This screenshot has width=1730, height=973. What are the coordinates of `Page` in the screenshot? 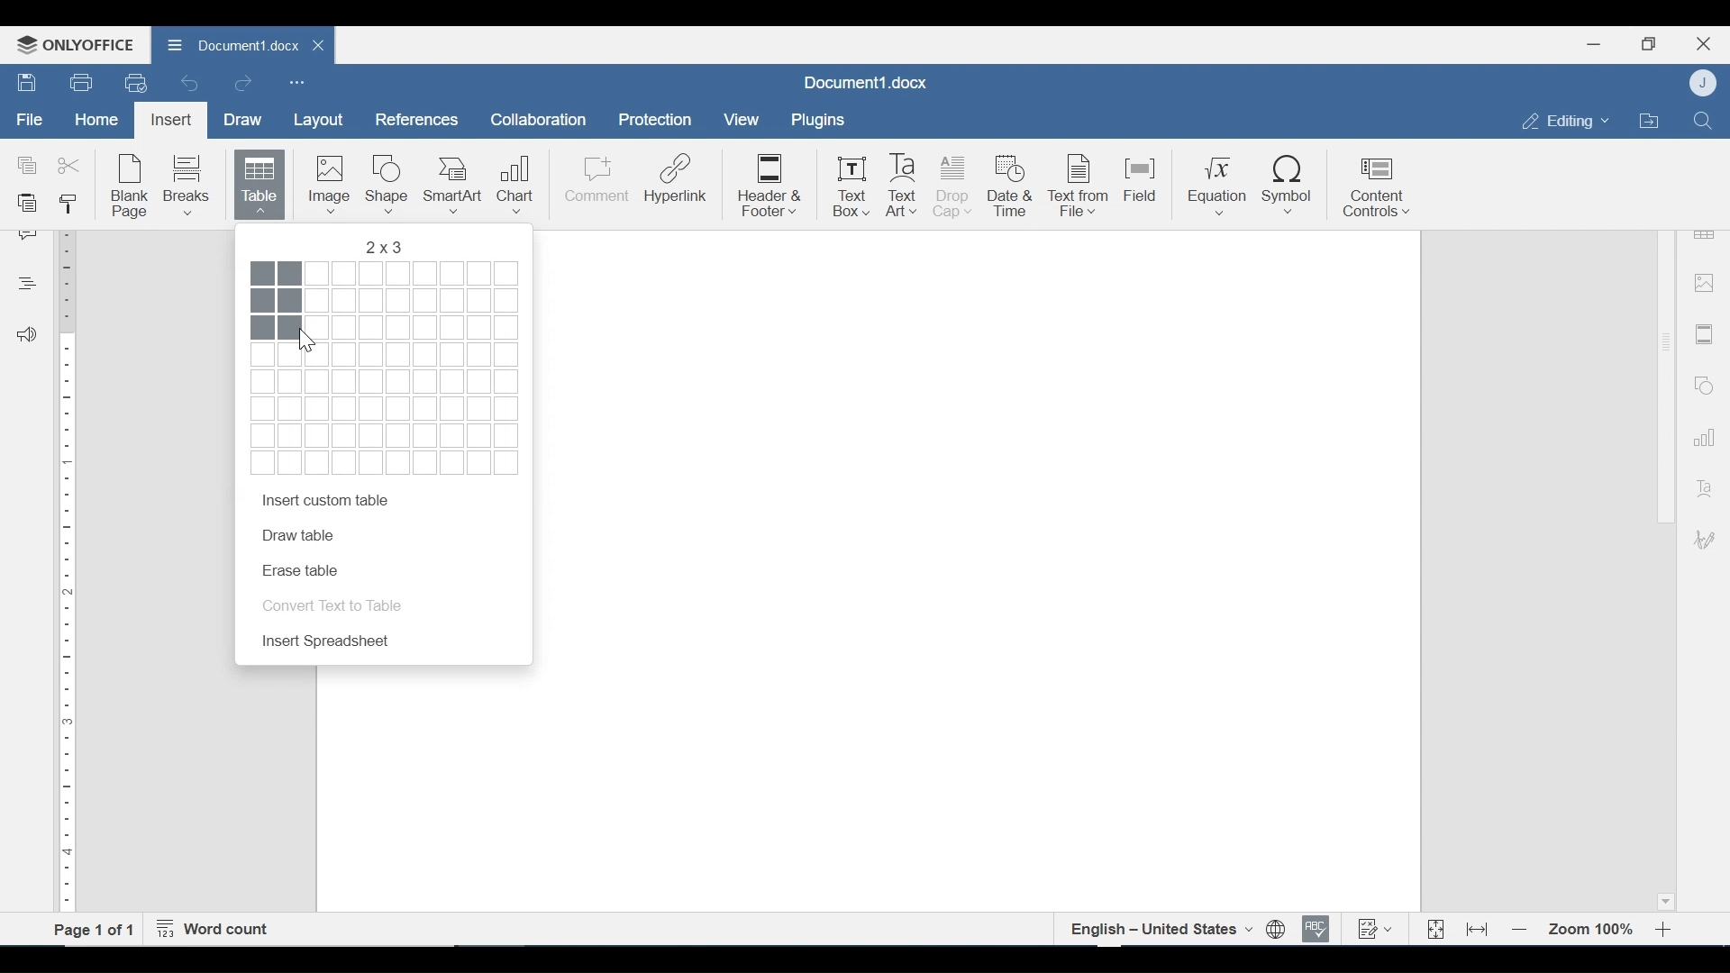 It's located at (979, 572).